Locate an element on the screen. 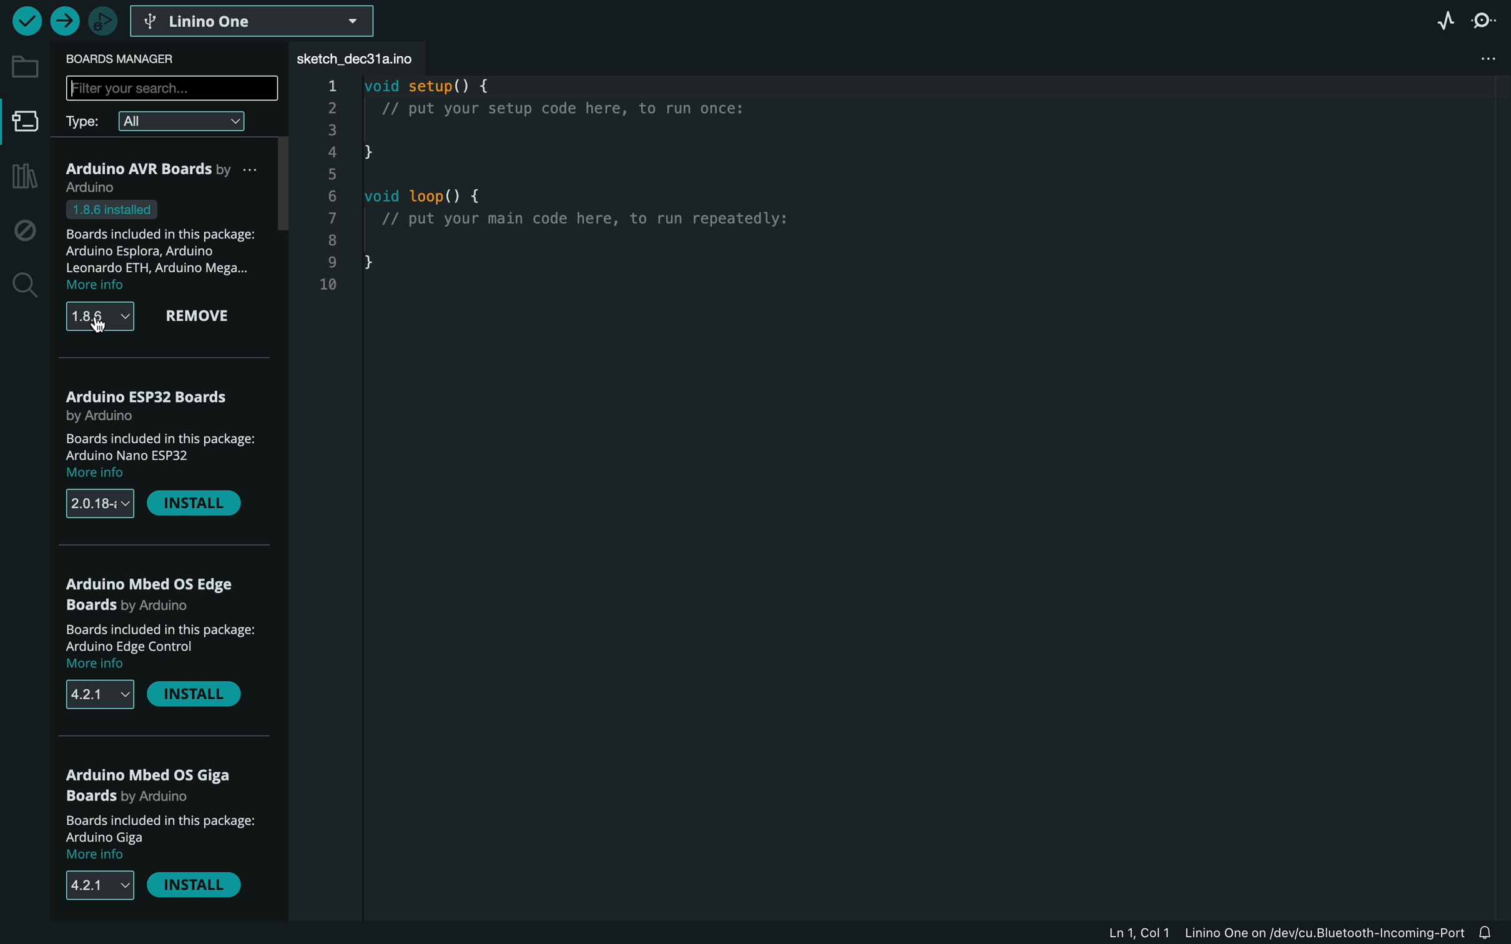 This screenshot has height=944, width=1511. 3 is located at coordinates (332, 129).